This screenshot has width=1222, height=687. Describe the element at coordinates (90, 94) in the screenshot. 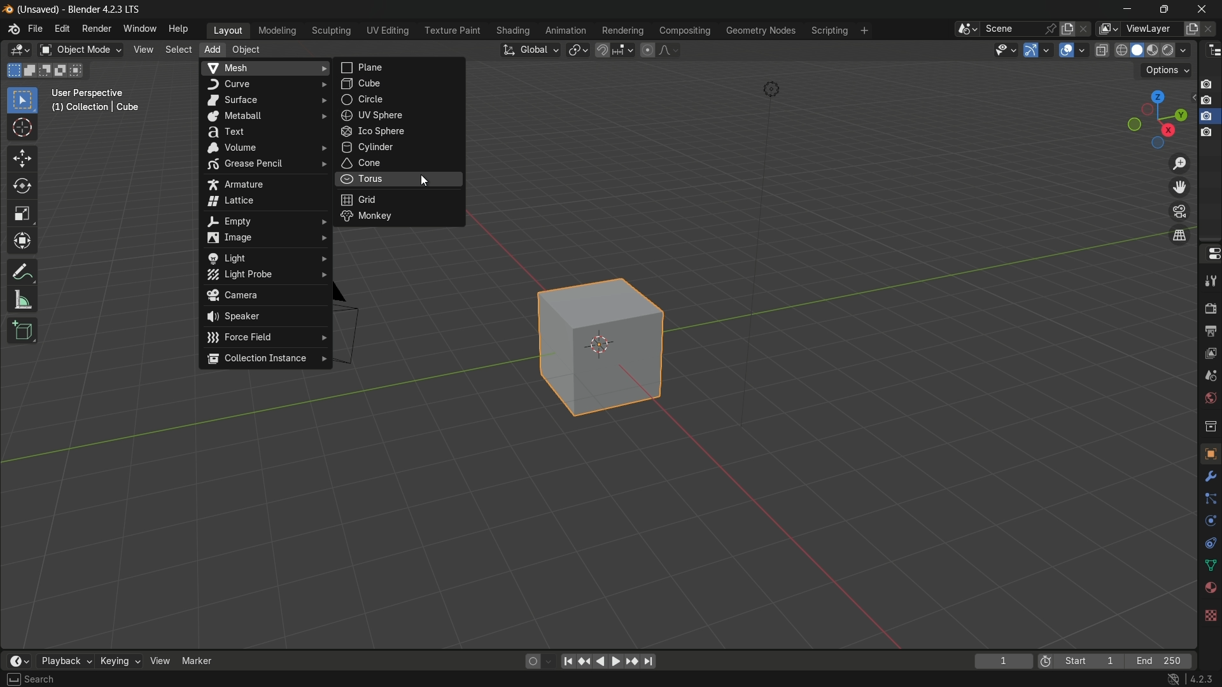

I see `User Perspective` at that location.